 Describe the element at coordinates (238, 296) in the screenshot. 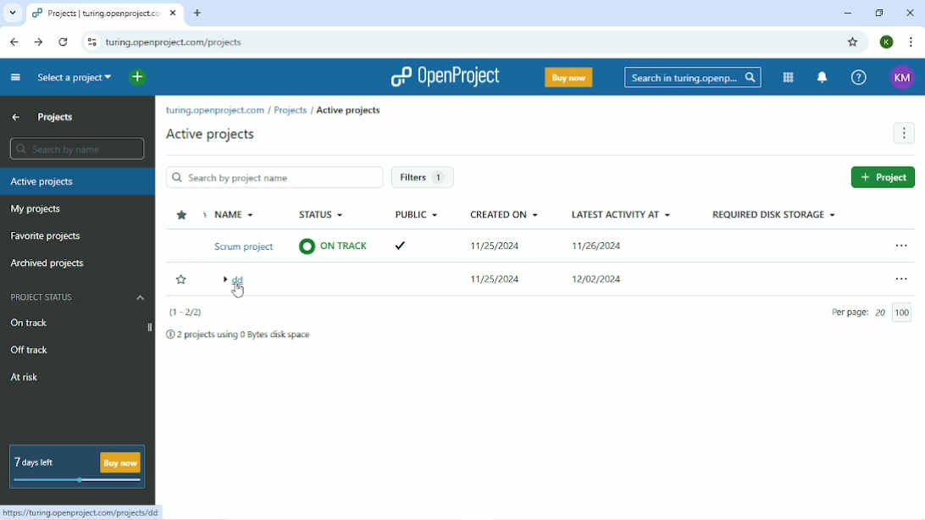

I see `cursor` at that location.